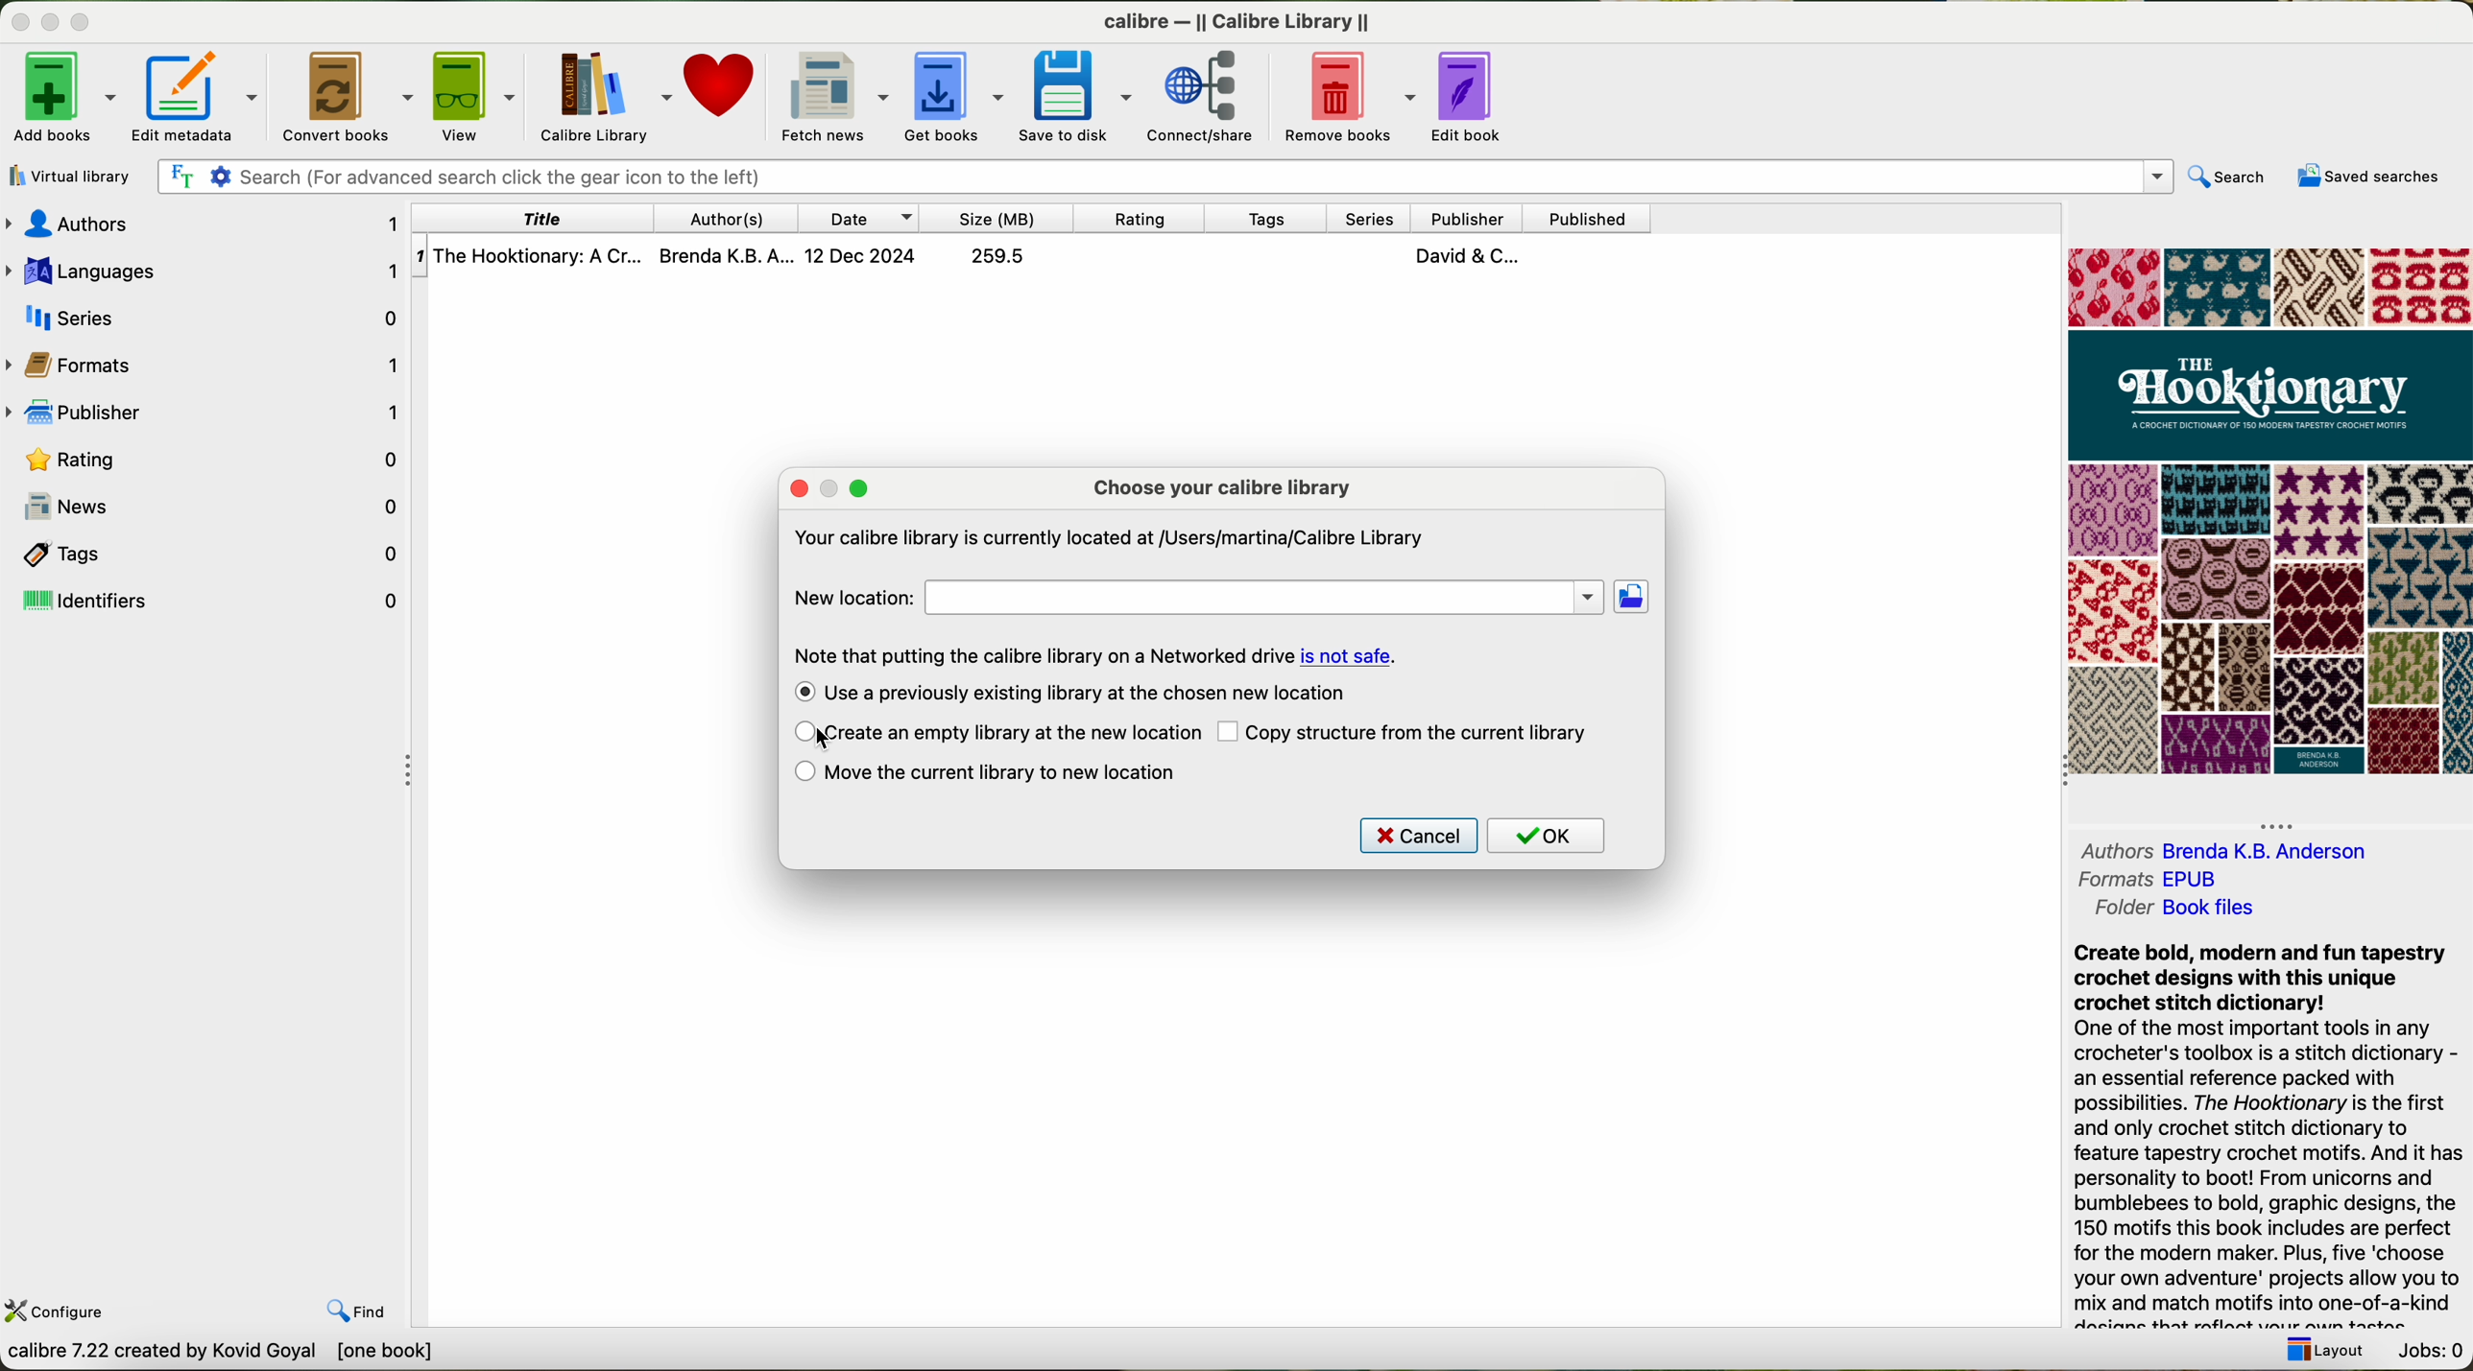  What do you see at coordinates (867, 216) in the screenshot?
I see `date` at bounding box center [867, 216].